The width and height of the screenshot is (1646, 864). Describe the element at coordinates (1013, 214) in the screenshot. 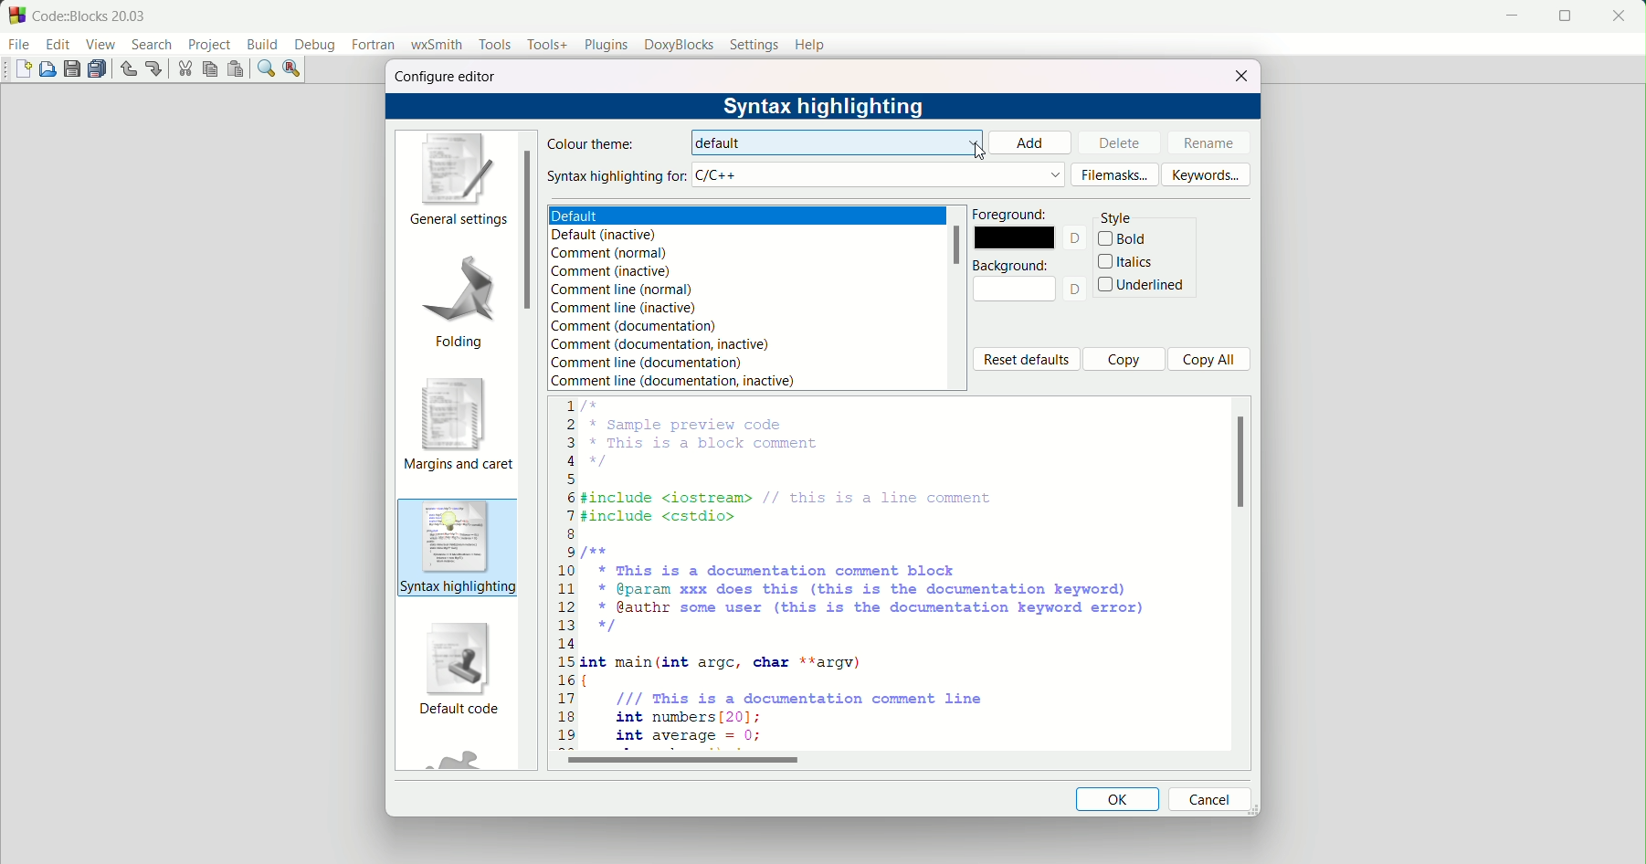

I see `foreground` at that location.